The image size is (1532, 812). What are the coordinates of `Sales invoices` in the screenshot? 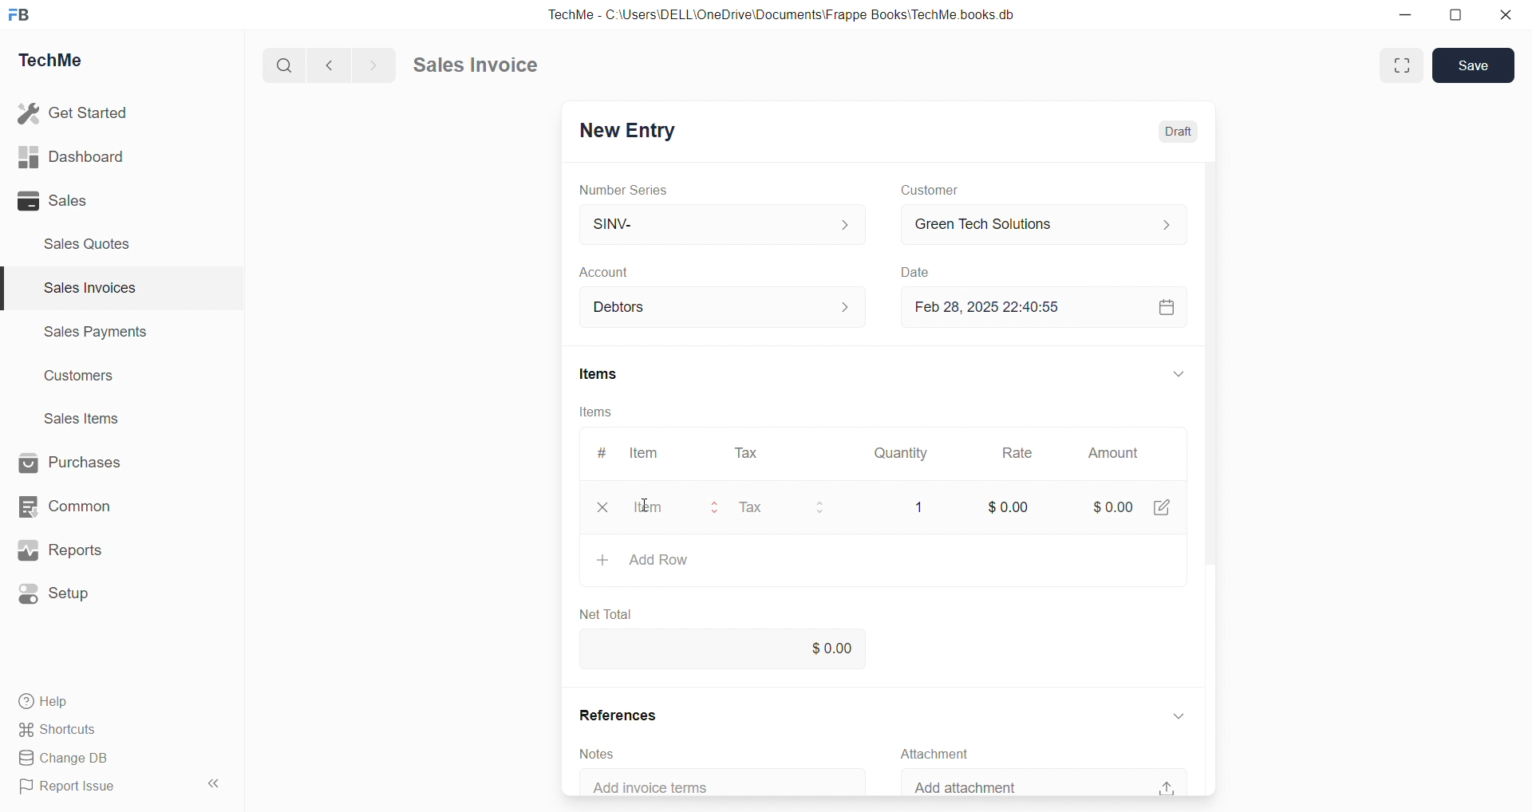 It's located at (89, 287).